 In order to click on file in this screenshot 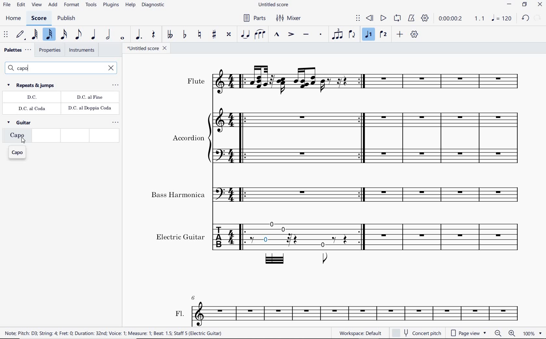, I will do `click(7, 5)`.